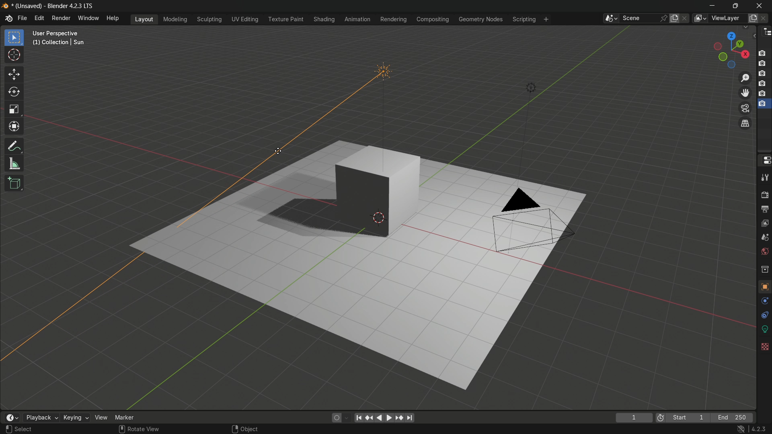  Describe the element at coordinates (765, 178) in the screenshot. I see `tools` at that location.